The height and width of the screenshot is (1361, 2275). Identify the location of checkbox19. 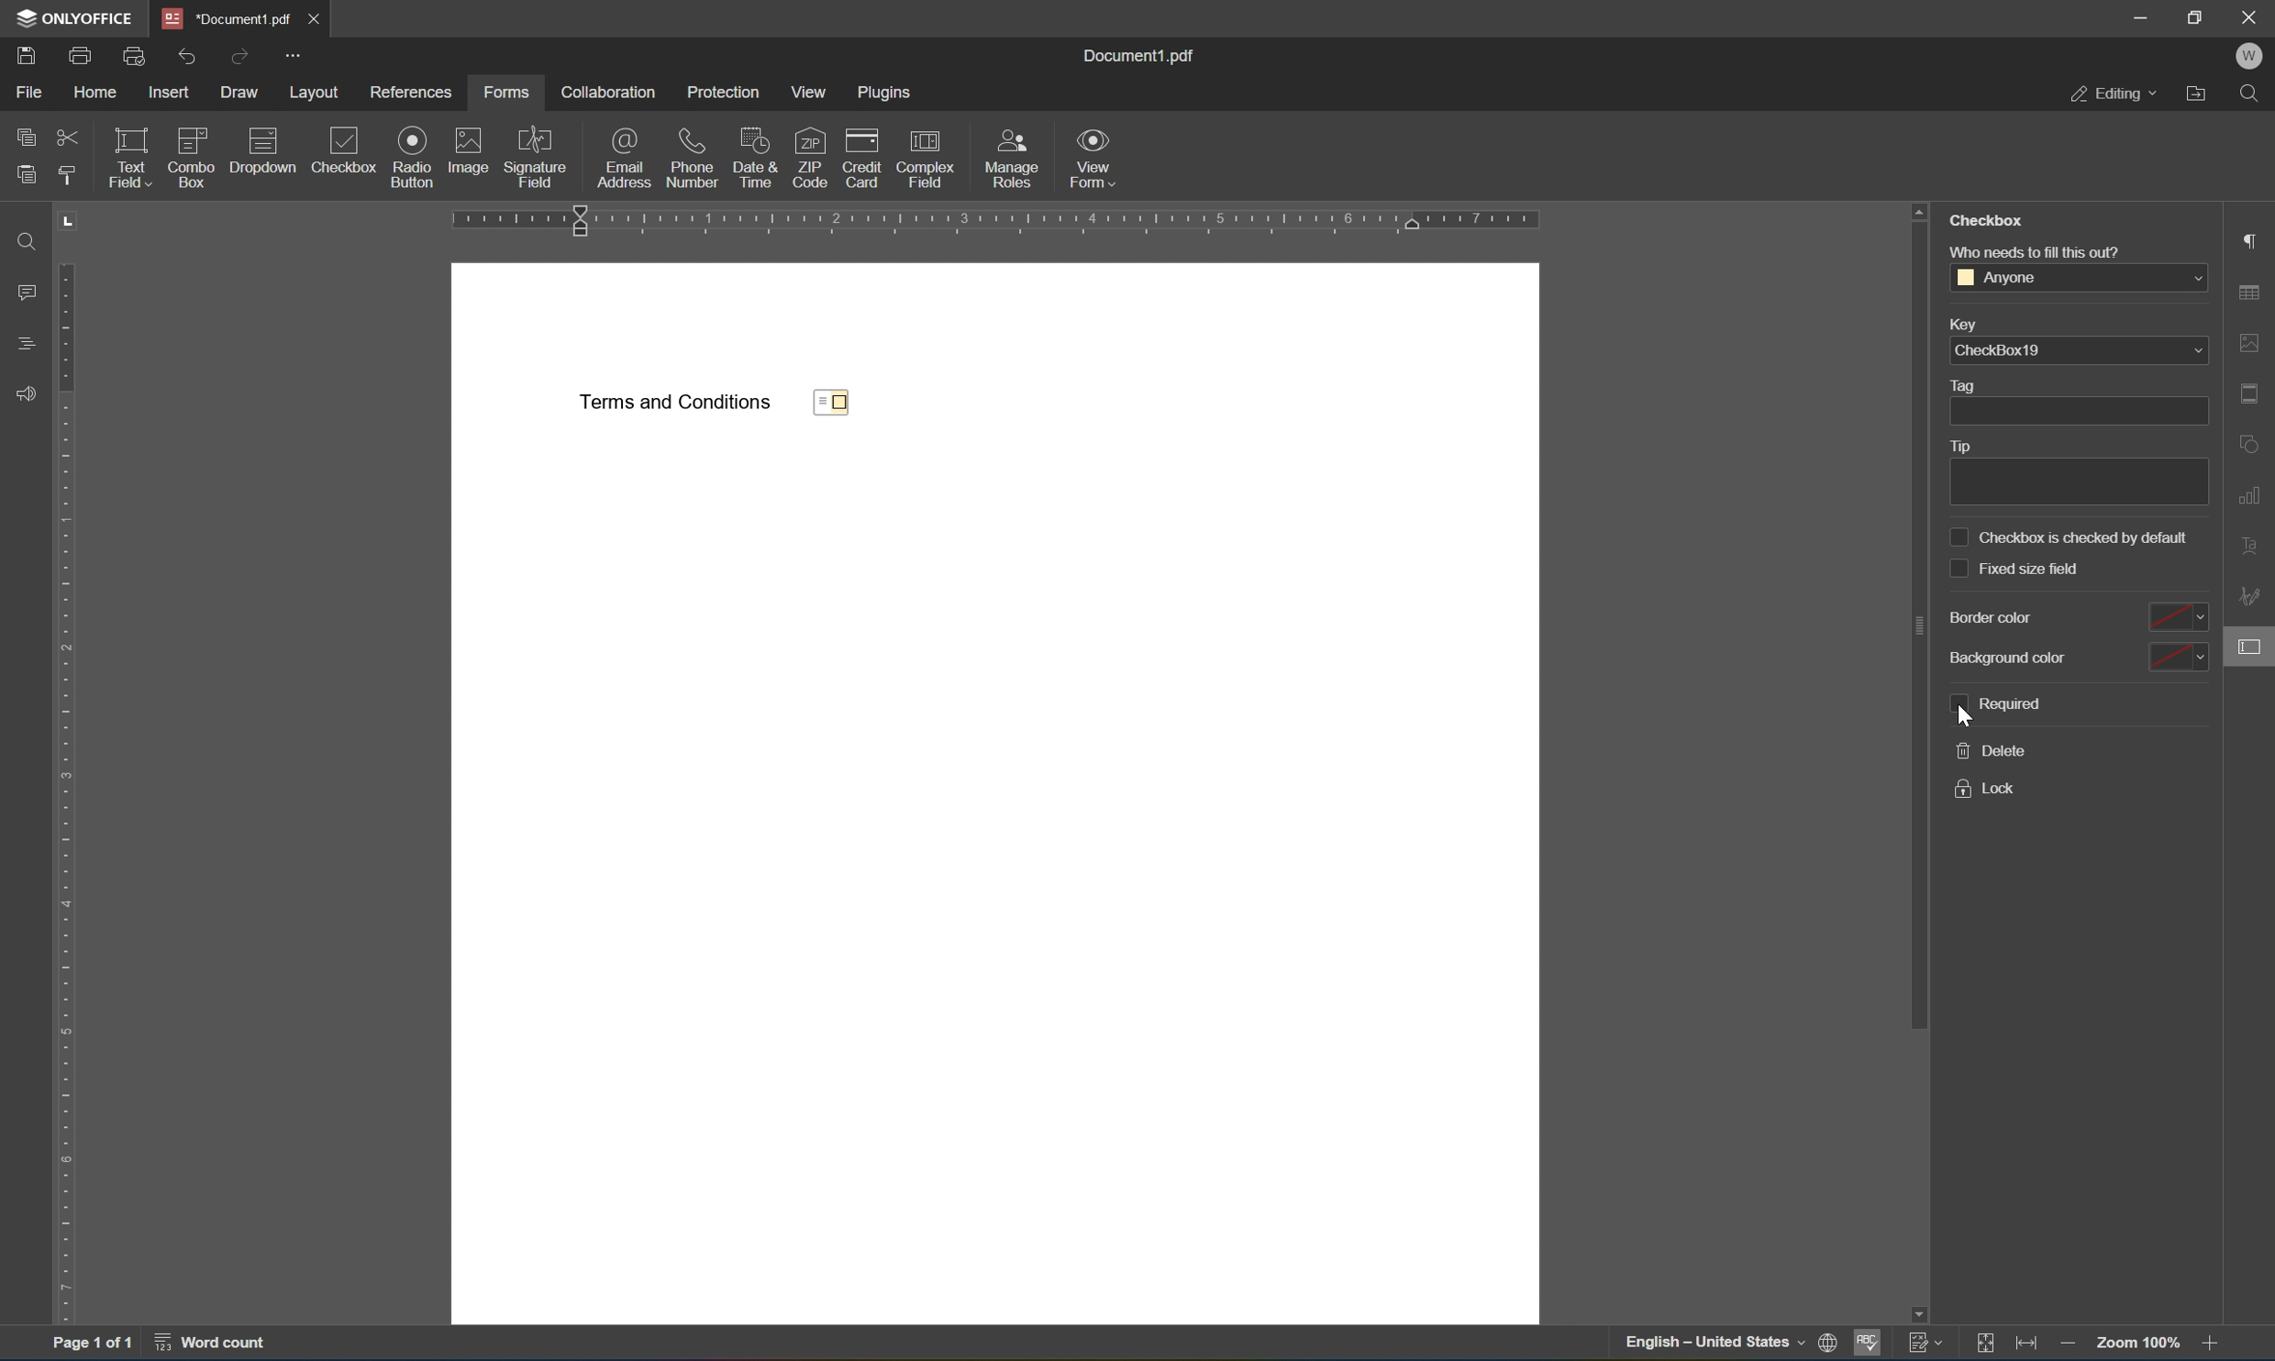
(1998, 351).